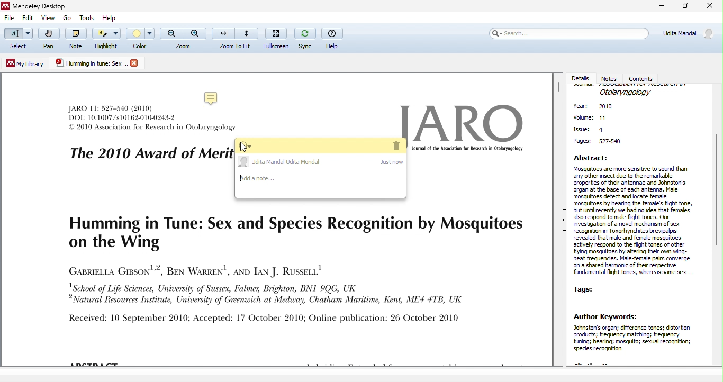 This screenshot has width=723, height=382. What do you see at coordinates (153, 128) in the screenshot?
I see `text` at bounding box center [153, 128].